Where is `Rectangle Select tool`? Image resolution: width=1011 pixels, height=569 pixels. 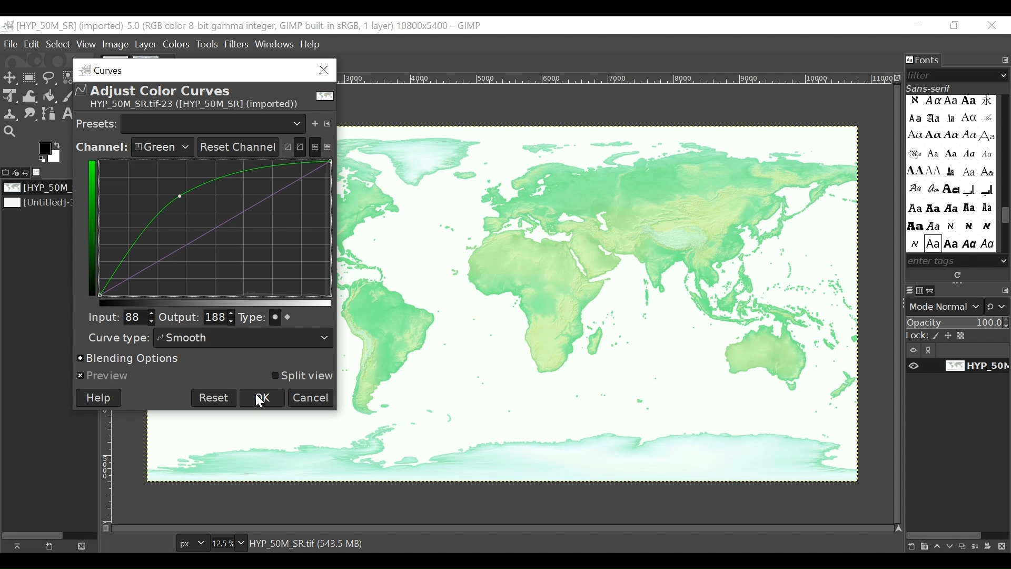
Rectangle Select tool is located at coordinates (30, 79).